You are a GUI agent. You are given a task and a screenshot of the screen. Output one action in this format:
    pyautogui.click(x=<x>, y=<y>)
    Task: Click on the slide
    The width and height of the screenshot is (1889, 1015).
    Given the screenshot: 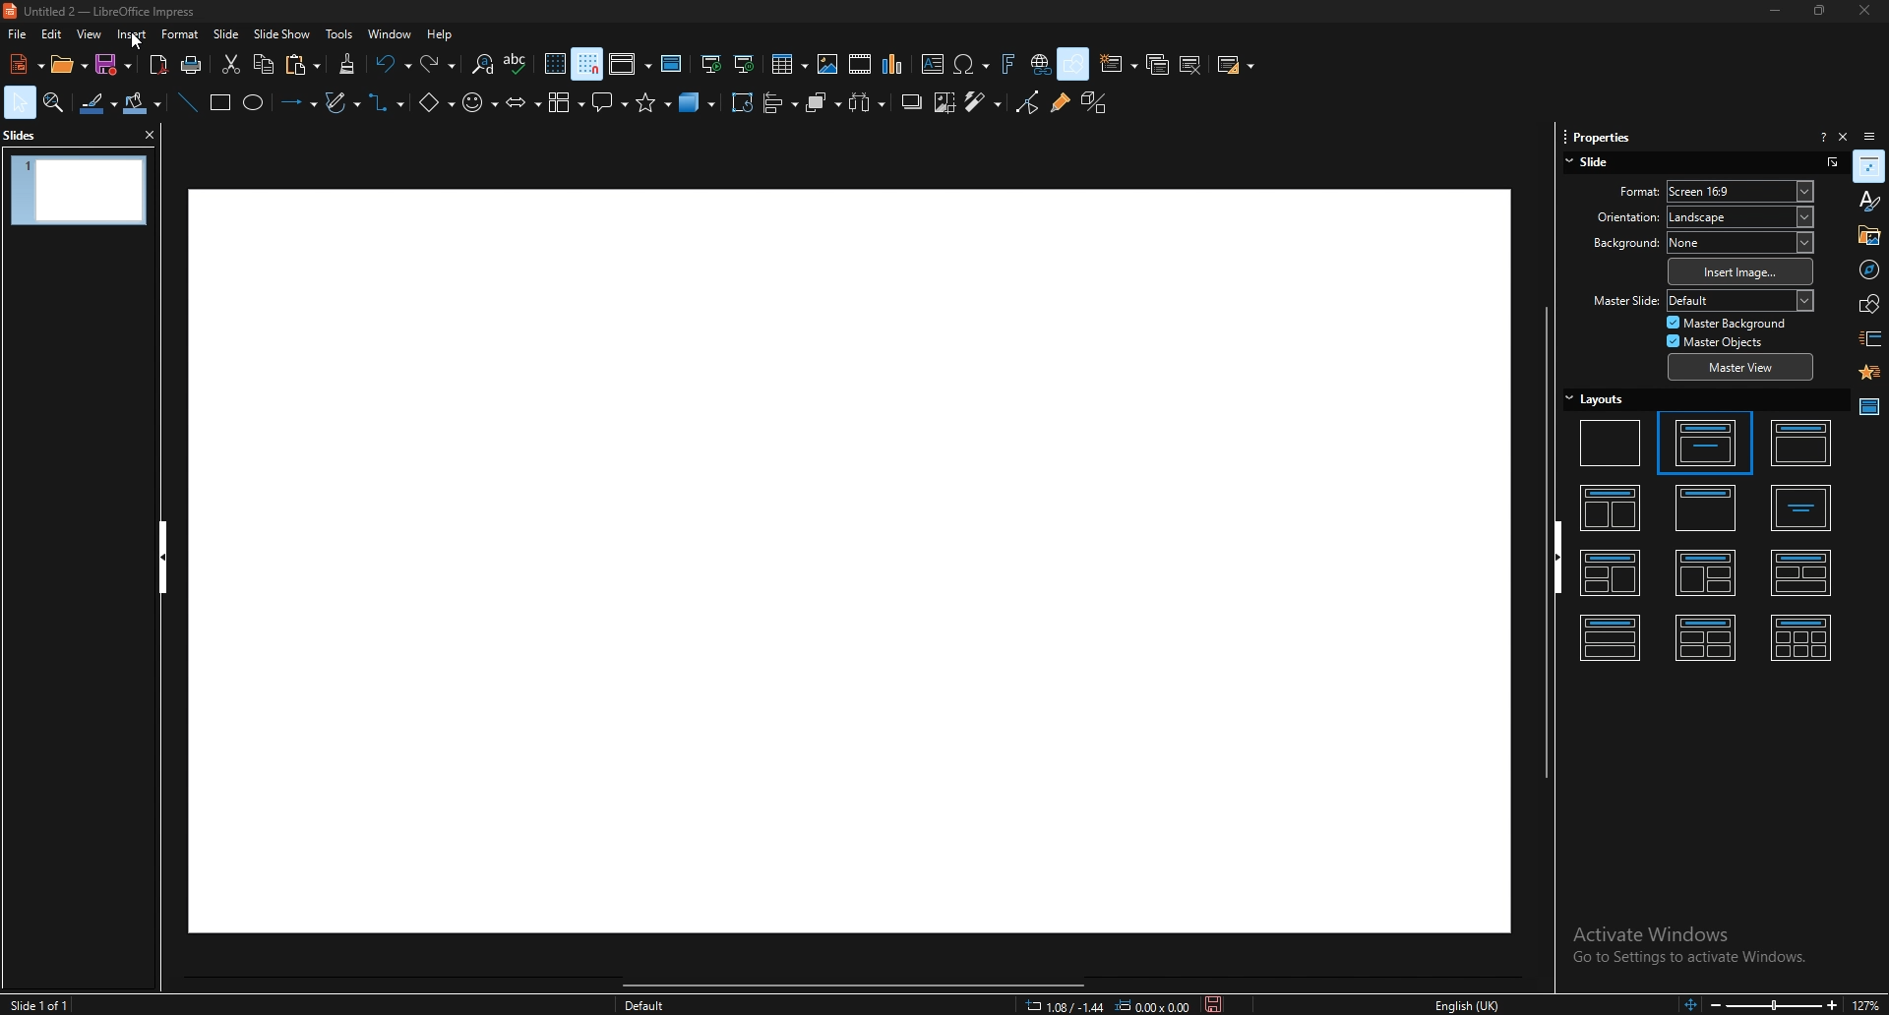 What is the action you would take?
    pyautogui.click(x=1594, y=161)
    